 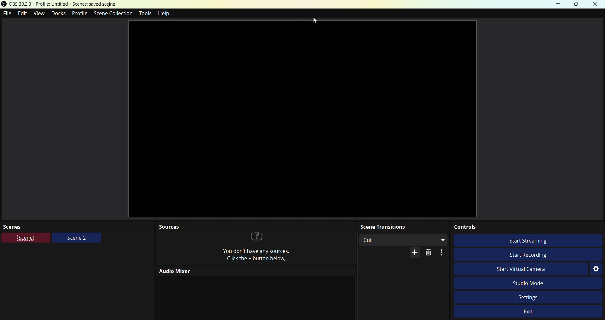 What do you see at coordinates (20, 226) in the screenshot?
I see `Scenes` at bounding box center [20, 226].